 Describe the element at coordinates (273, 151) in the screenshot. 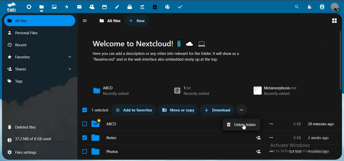

I see `more options` at that location.